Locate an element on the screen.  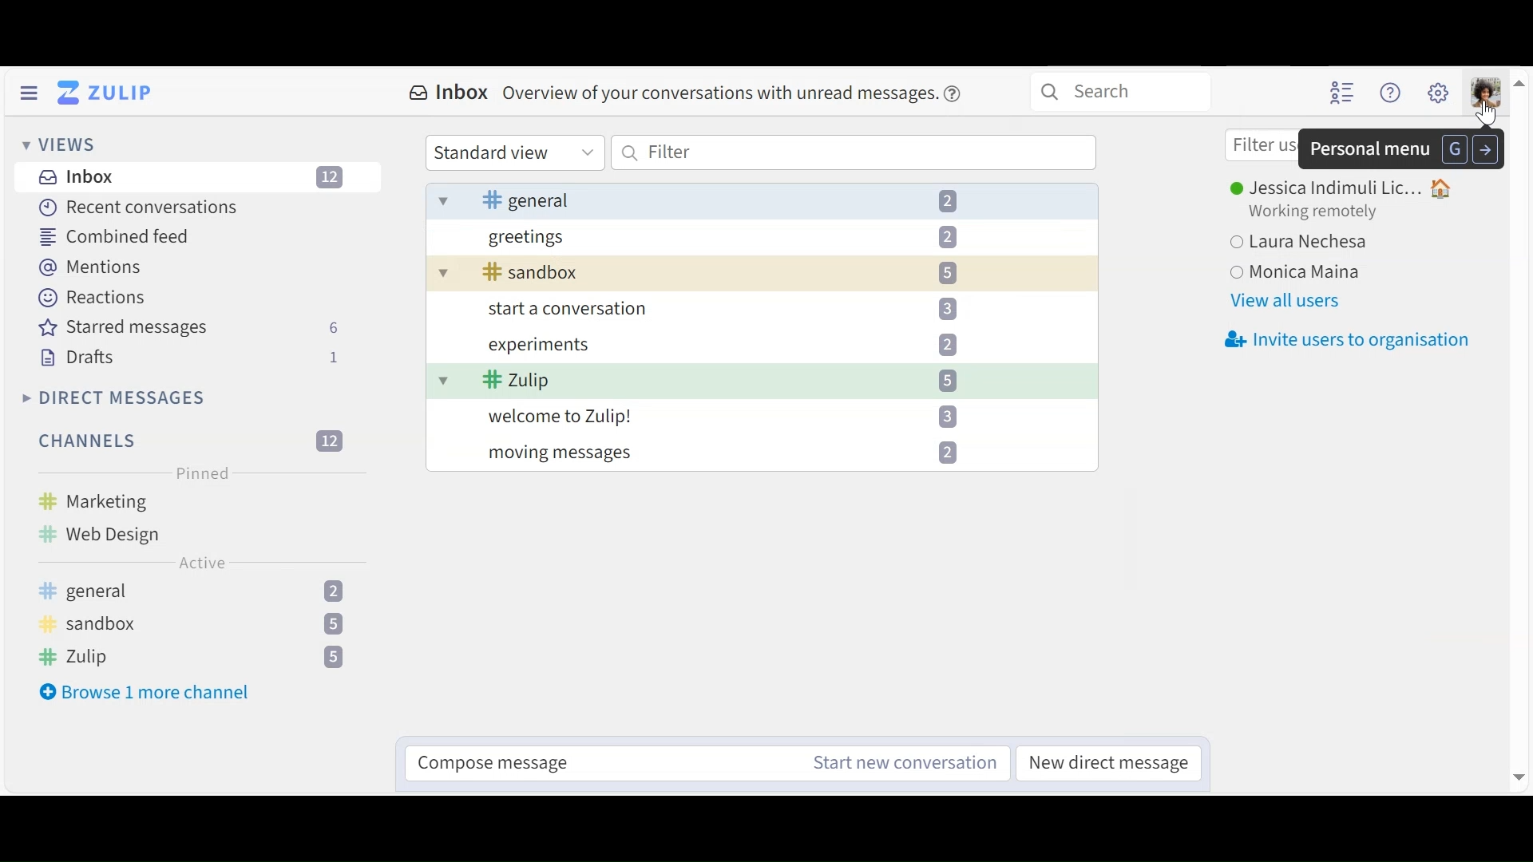
2 is located at coordinates (947, 454).